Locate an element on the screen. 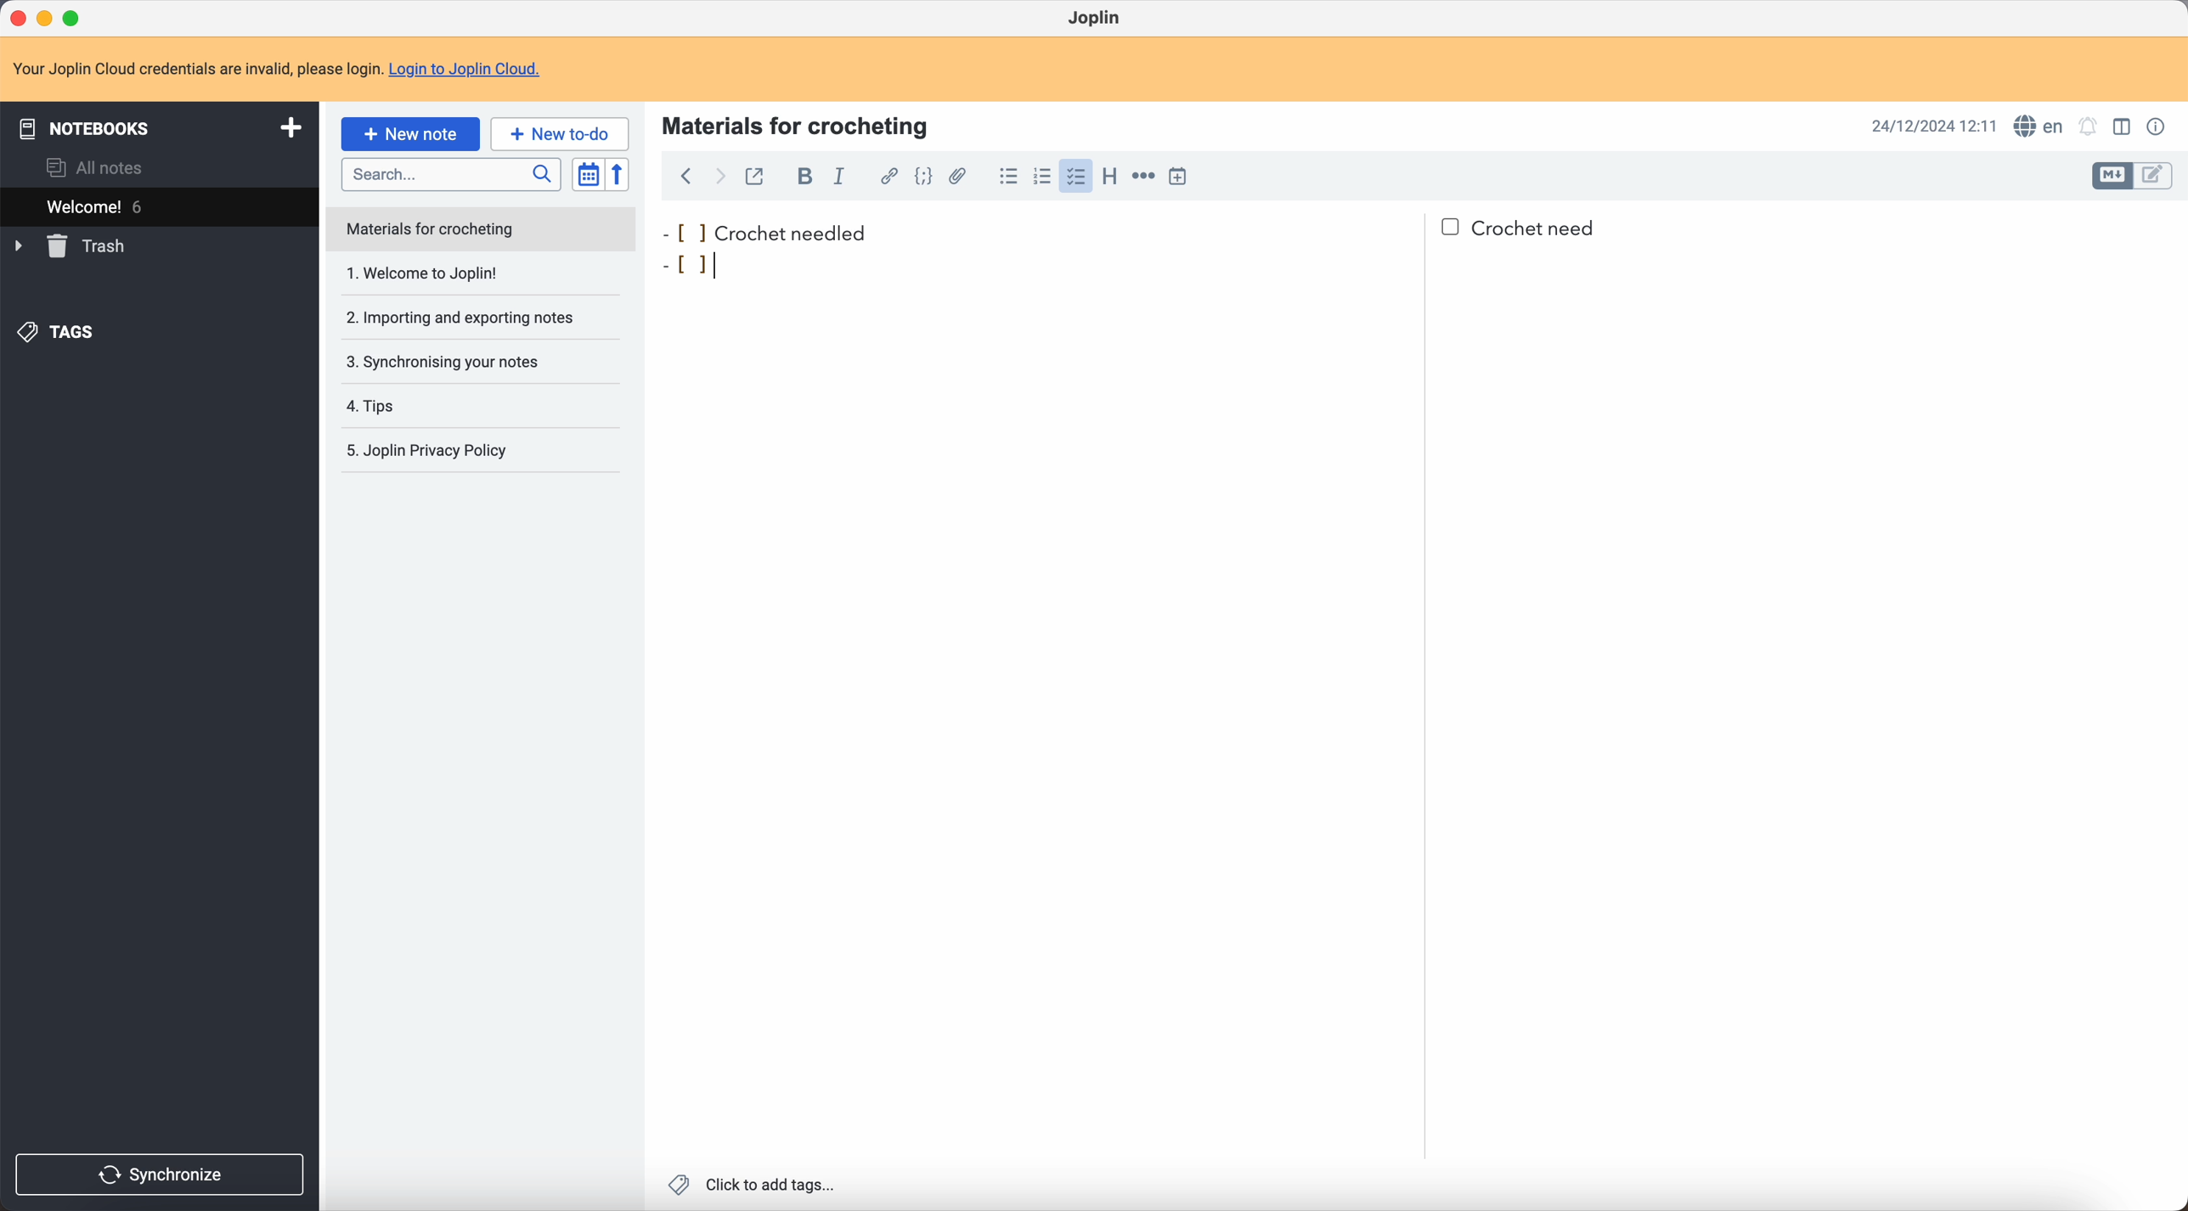 The image size is (2188, 1211). toggle external editing is located at coordinates (757, 181).